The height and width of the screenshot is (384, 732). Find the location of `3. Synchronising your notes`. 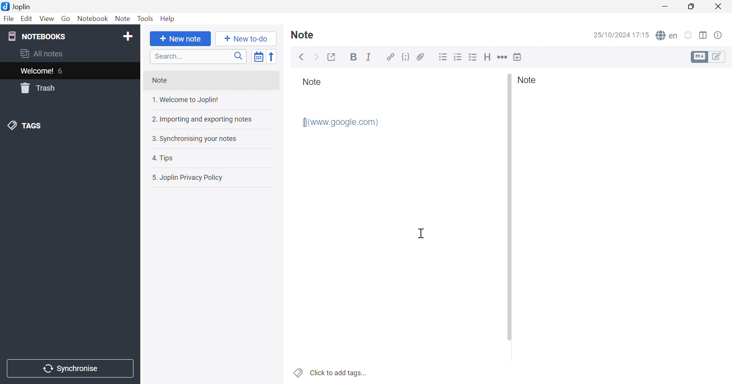

3. Synchronising your notes is located at coordinates (209, 138).